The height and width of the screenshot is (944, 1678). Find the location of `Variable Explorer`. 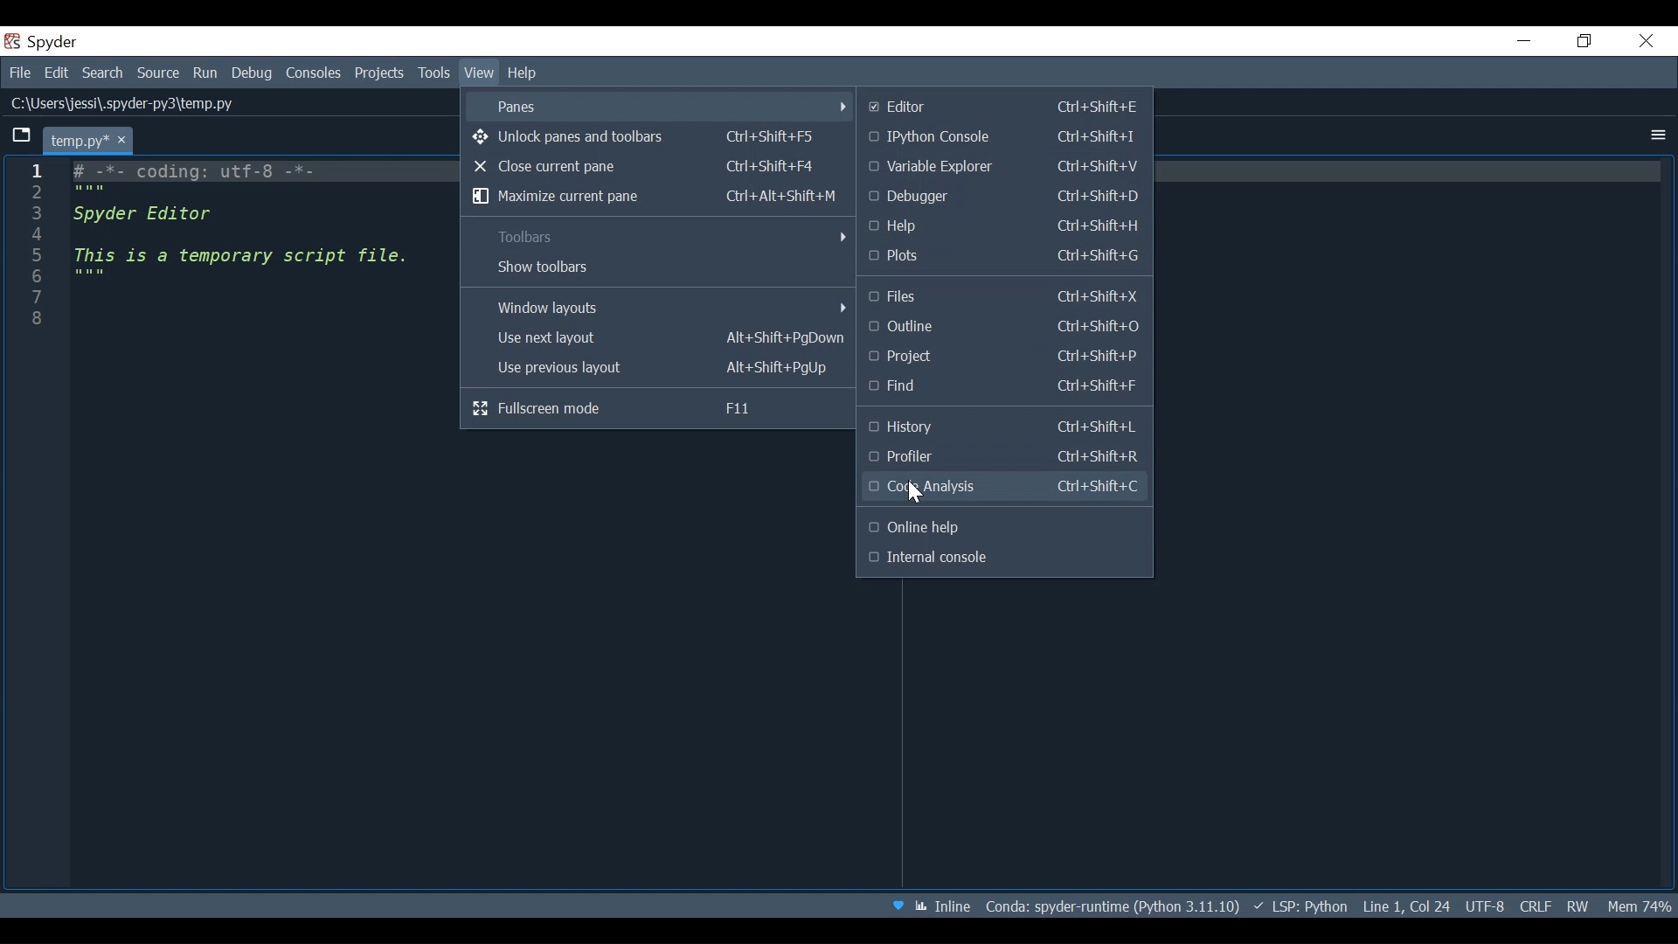

Variable Explorer is located at coordinates (1004, 167).